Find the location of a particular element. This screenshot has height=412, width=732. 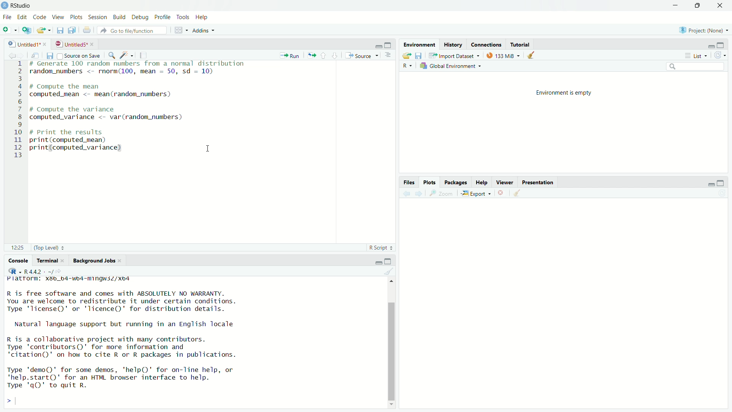

# Print the results is located at coordinates (84, 133).